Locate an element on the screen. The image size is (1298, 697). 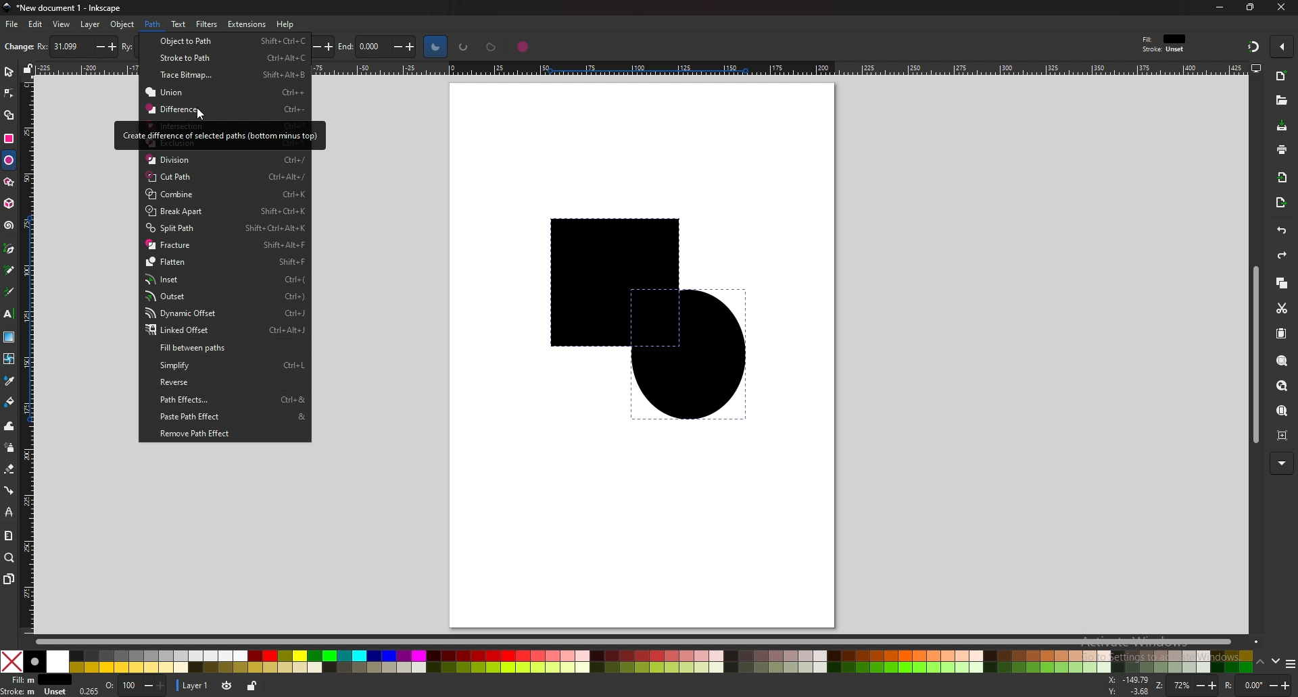
edit is located at coordinates (37, 25).